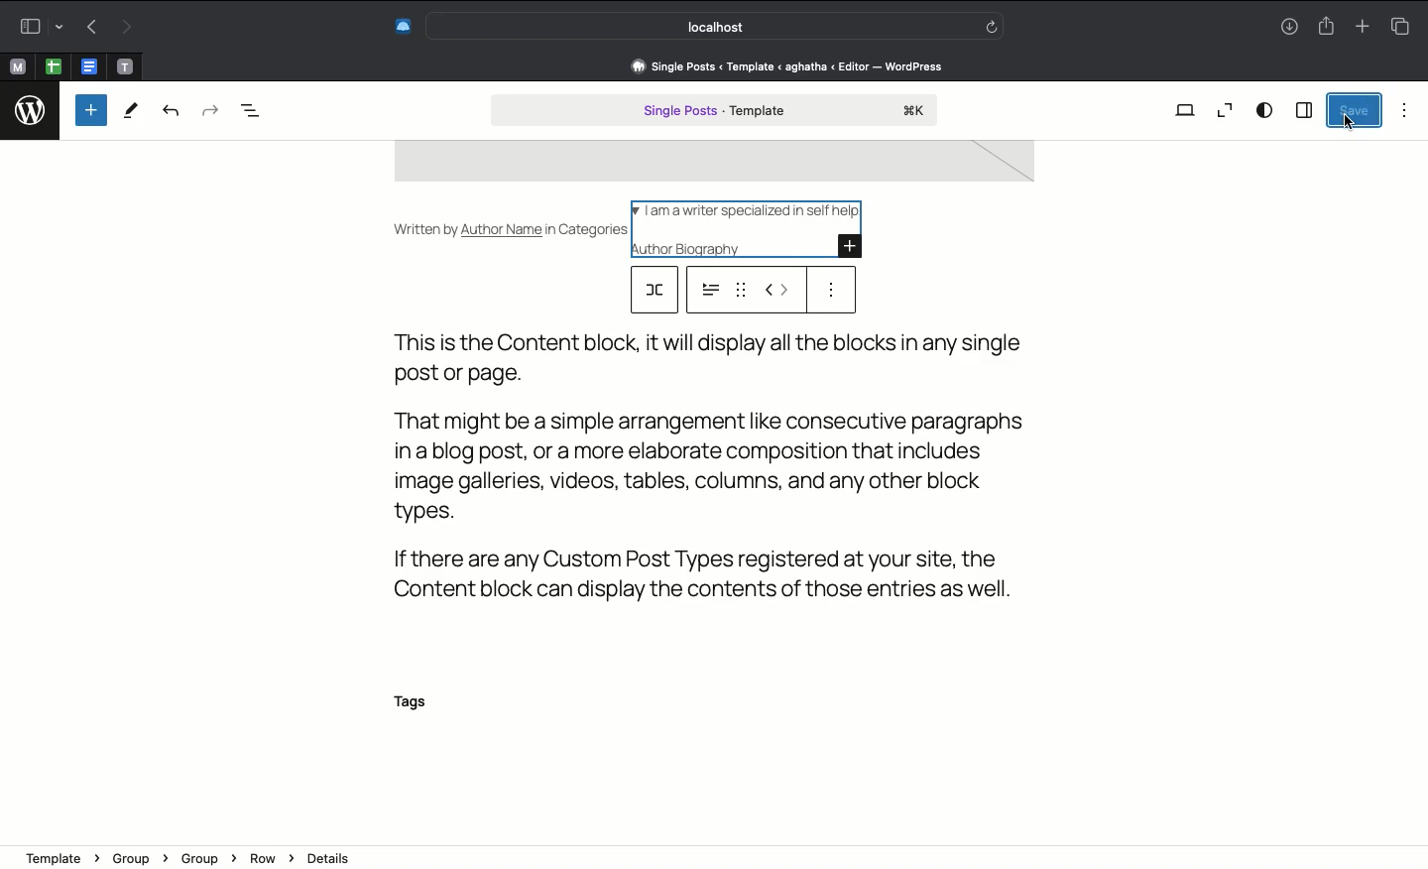 This screenshot has height=869, width=1428. Describe the element at coordinates (775, 290) in the screenshot. I see `Move left right` at that location.